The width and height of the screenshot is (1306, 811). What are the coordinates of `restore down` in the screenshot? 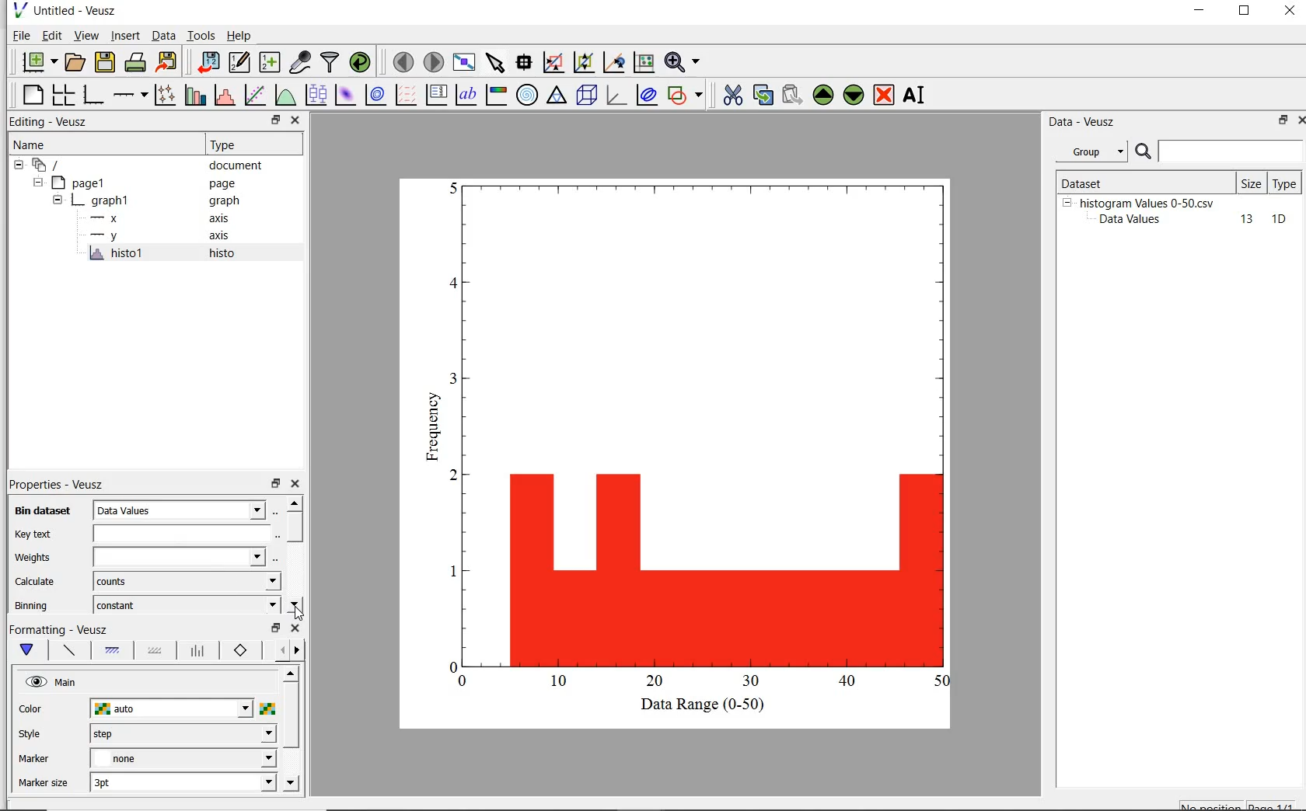 It's located at (274, 628).